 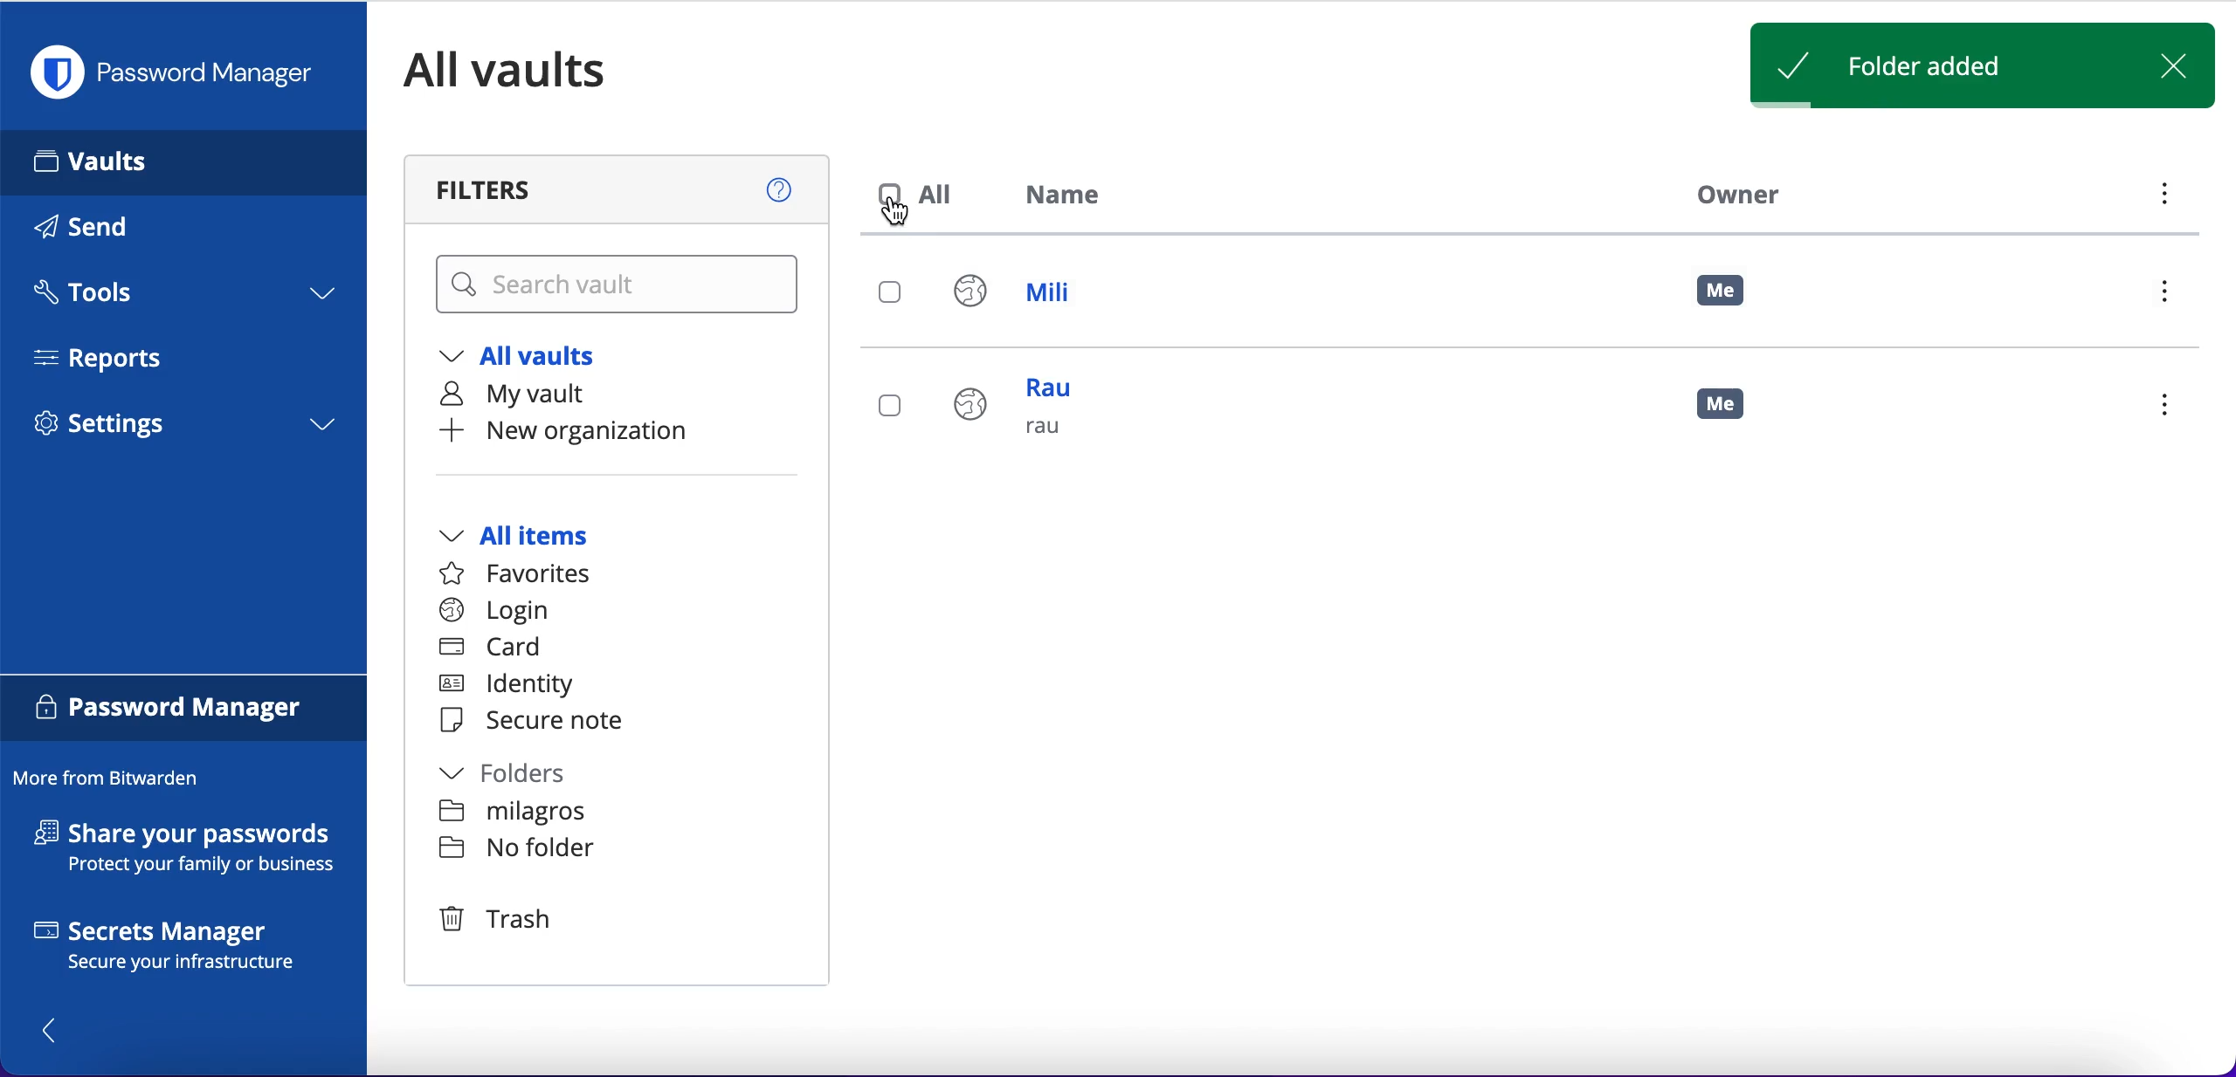 I want to click on password manager, so click(x=184, y=710).